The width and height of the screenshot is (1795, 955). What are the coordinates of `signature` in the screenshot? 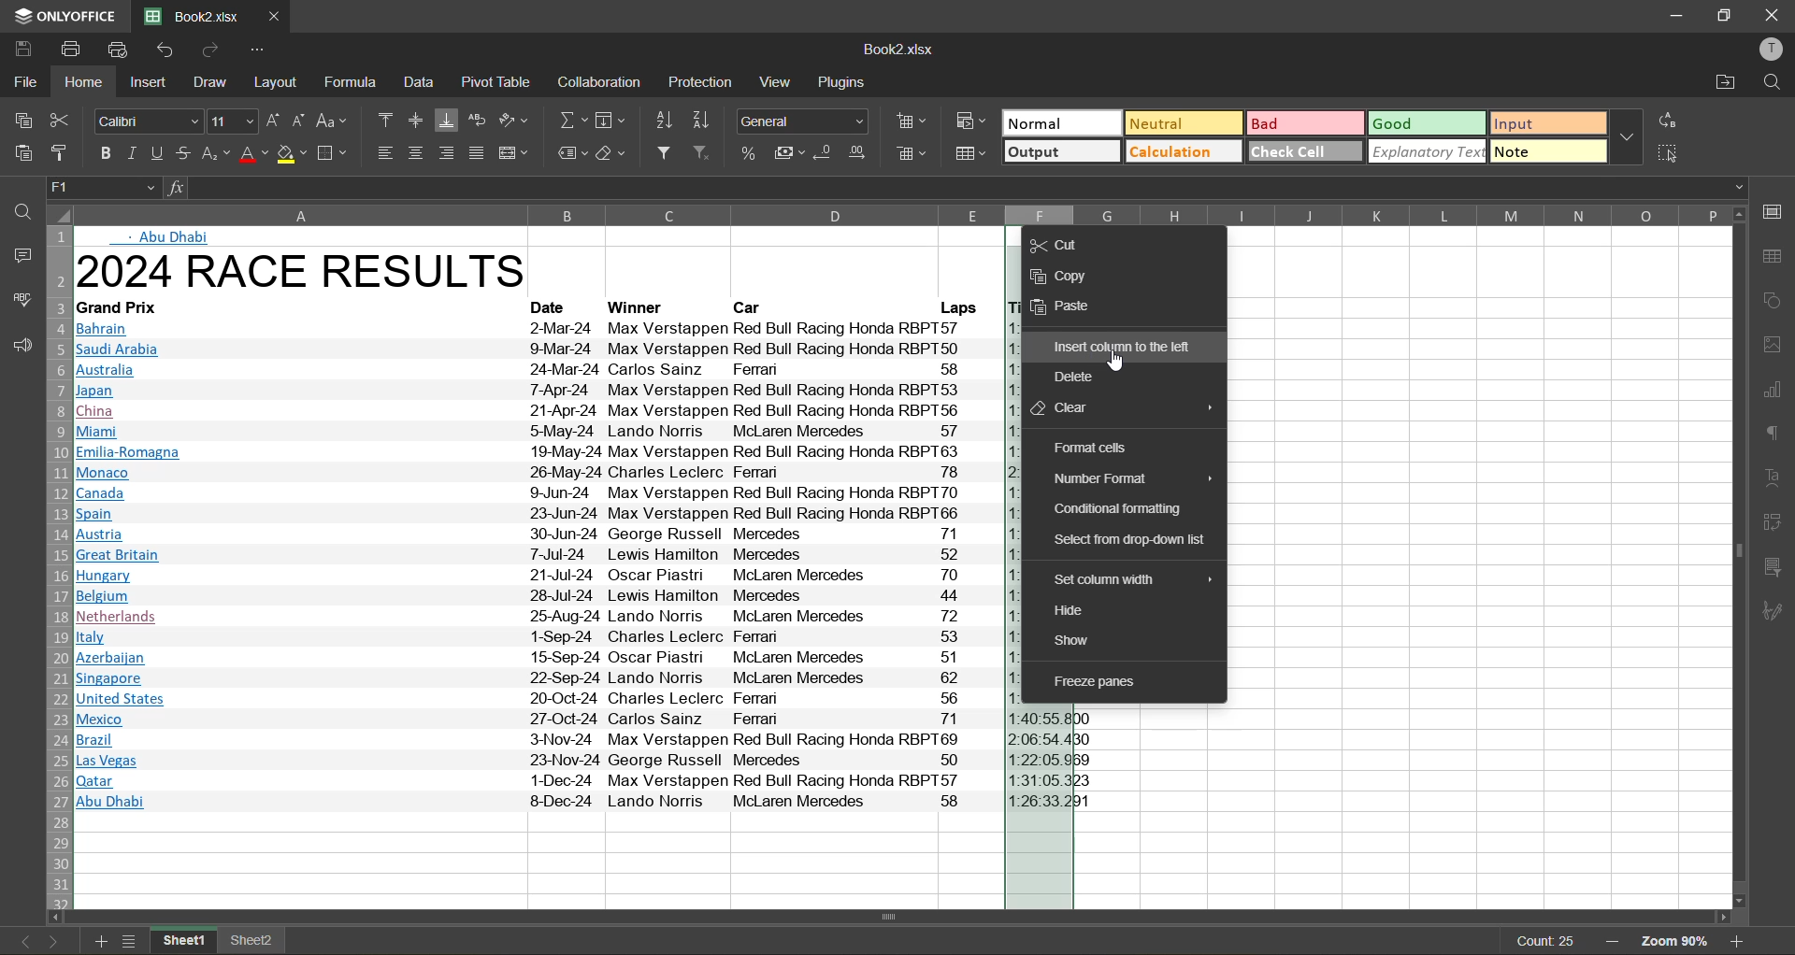 It's located at (1777, 612).